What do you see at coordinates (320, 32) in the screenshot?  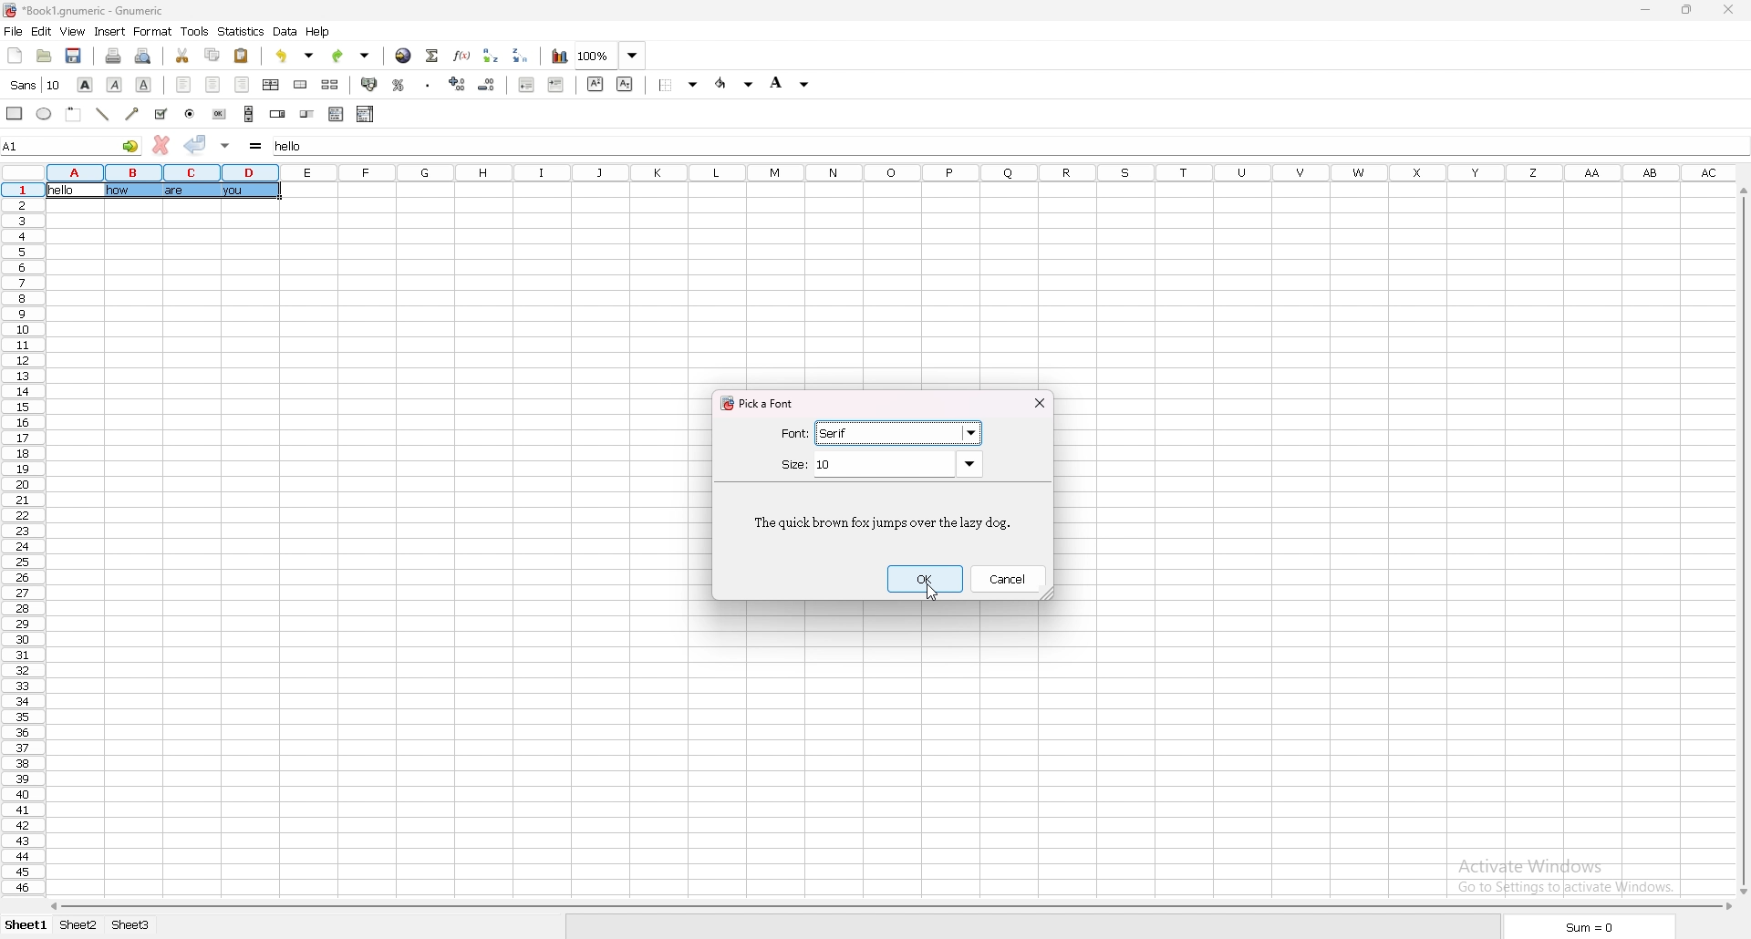 I see `help` at bounding box center [320, 32].